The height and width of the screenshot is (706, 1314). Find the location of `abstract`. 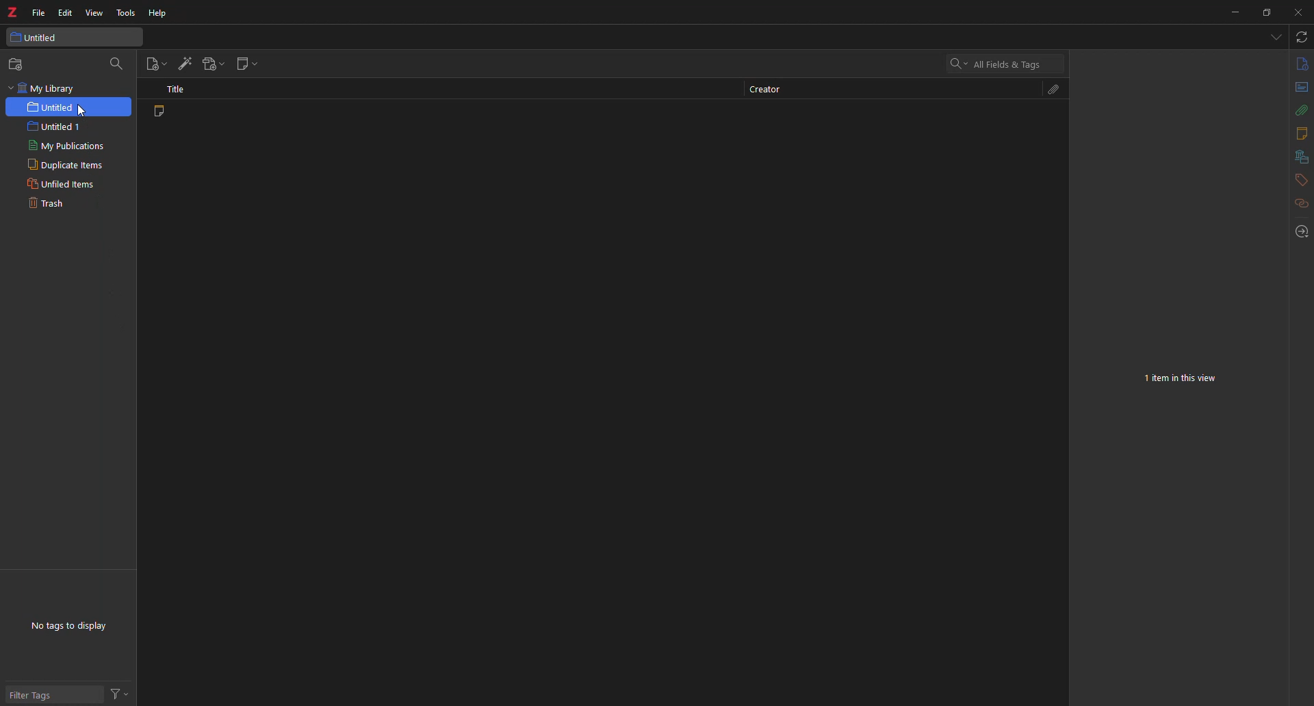

abstract is located at coordinates (1300, 88).